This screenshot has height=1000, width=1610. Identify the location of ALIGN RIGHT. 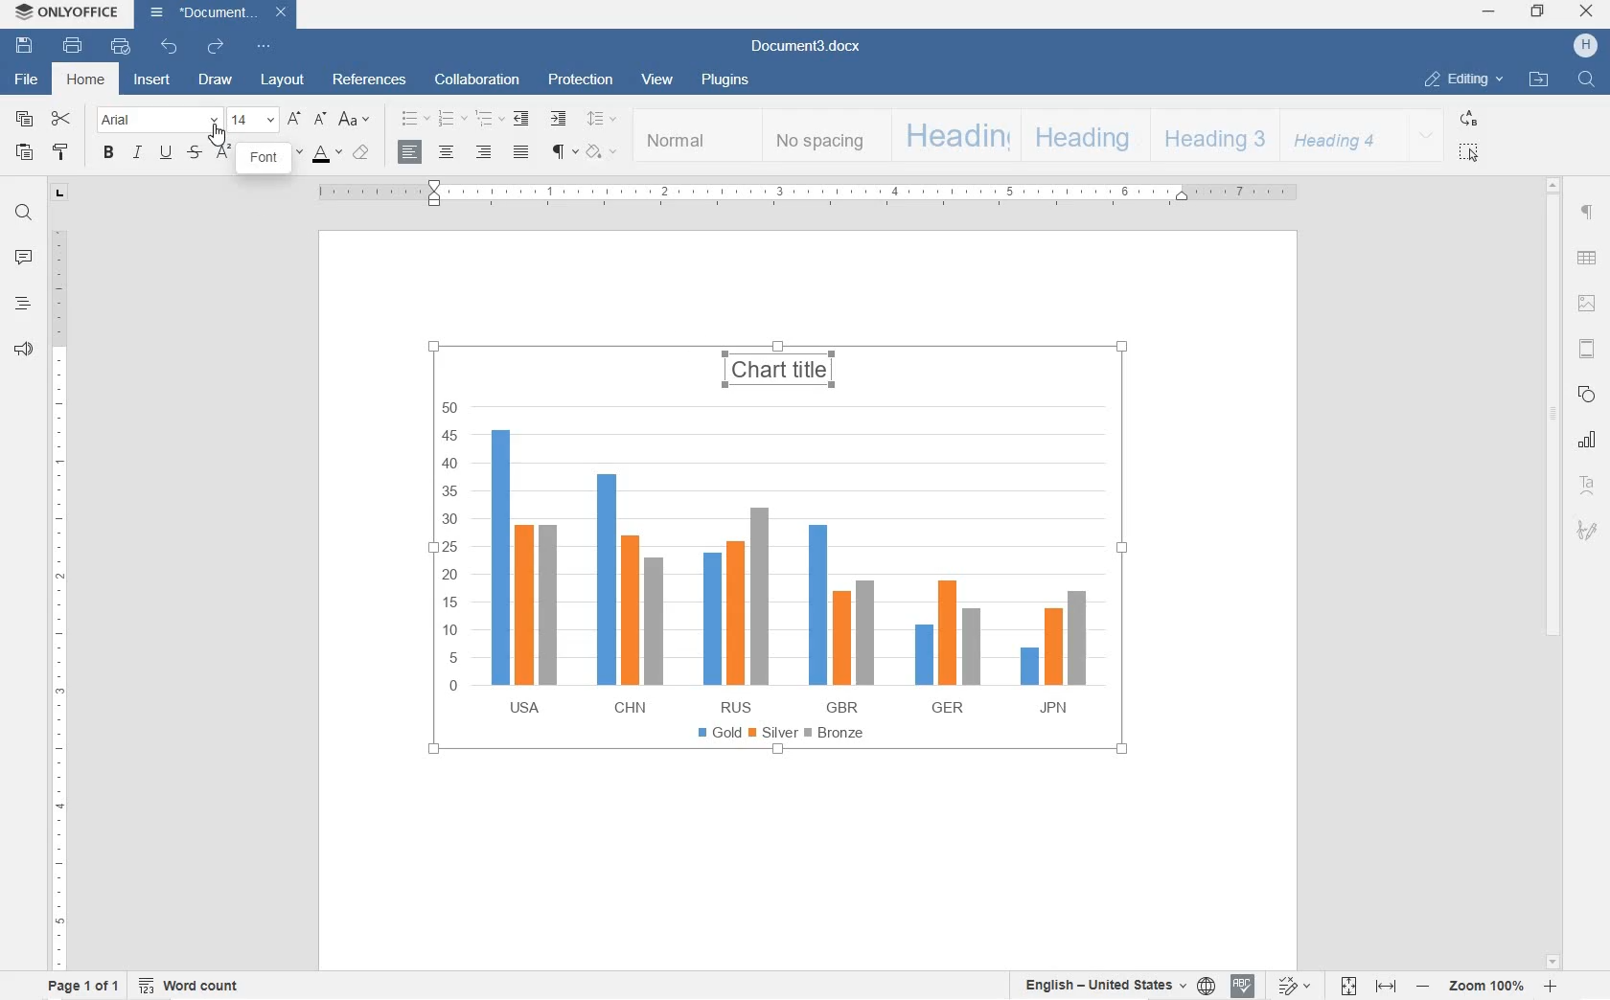
(484, 152).